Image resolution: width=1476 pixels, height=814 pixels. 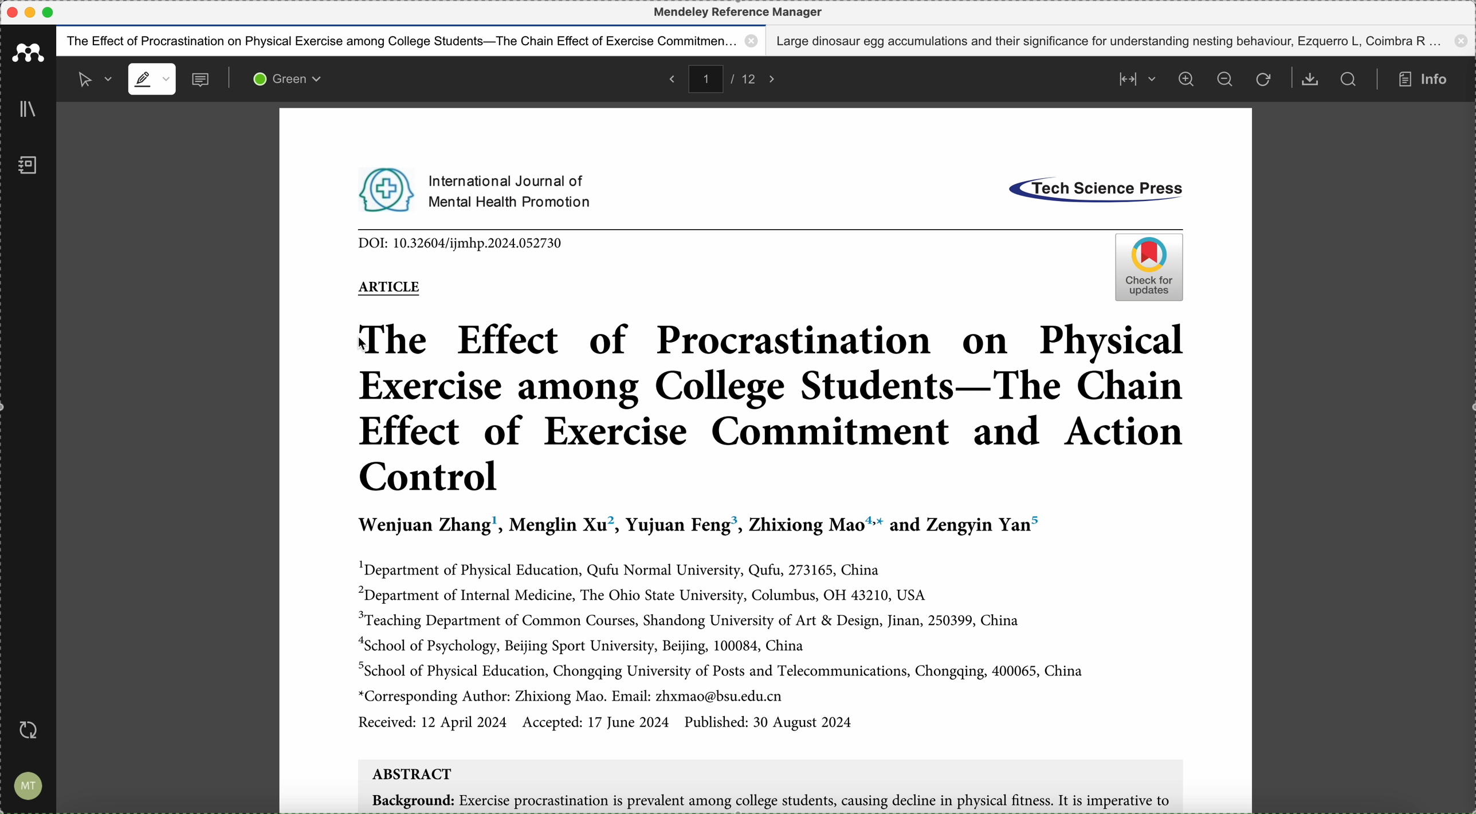 I want to click on download document, so click(x=1311, y=80).